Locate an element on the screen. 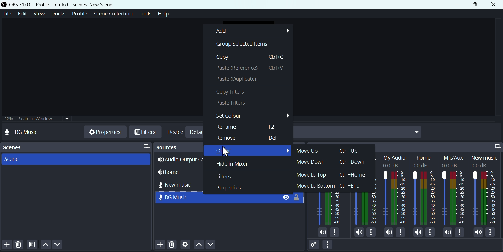 This screenshot has width=503, height=252. Paste filter is located at coordinates (231, 104).